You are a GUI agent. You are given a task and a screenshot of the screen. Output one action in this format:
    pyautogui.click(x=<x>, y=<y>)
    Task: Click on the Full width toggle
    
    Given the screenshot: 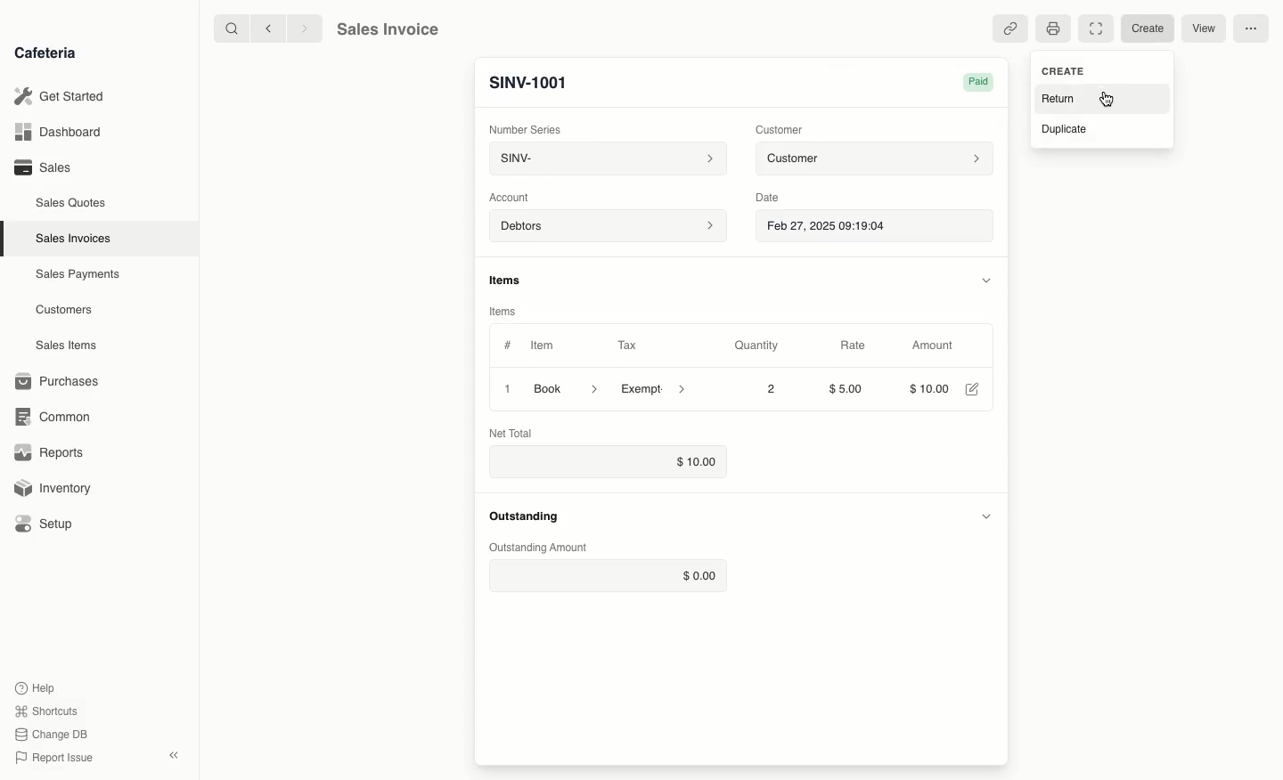 What is the action you would take?
    pyautogui.click(x=1095, y=28)
    